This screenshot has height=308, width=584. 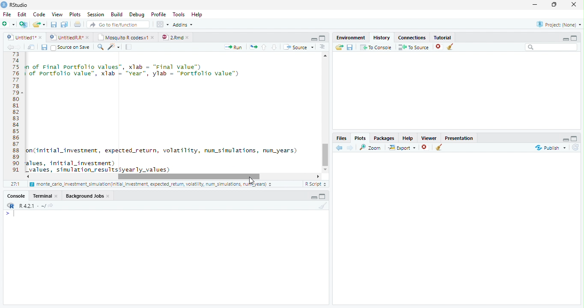 I want to click on Go to previous section of code, so click(x=264, y=48).